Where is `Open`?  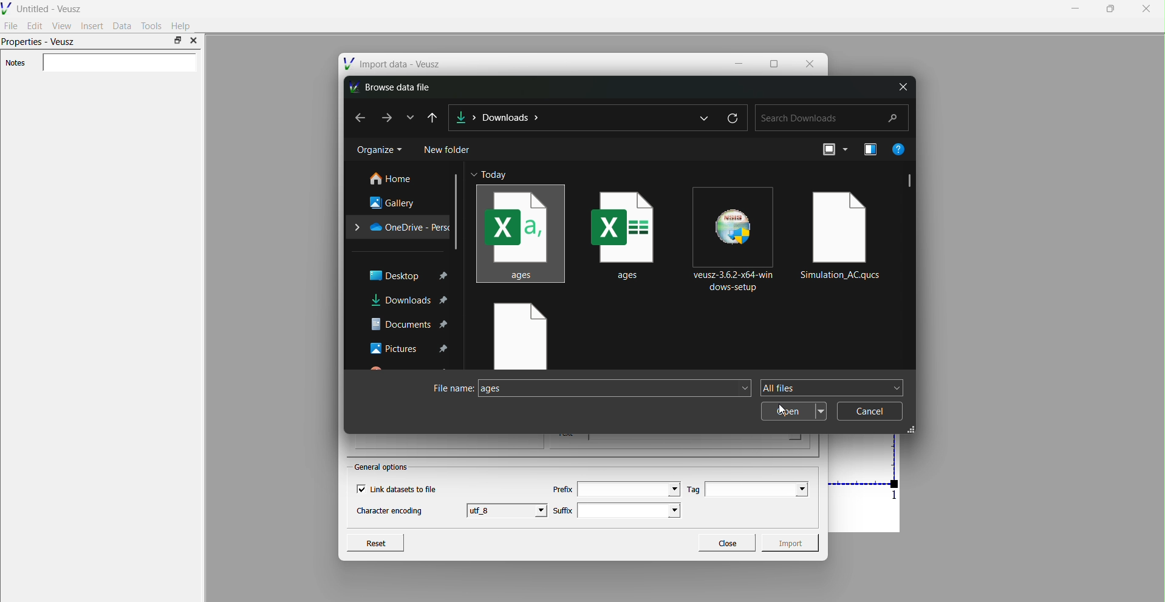 Open is located at coordinates (794, 411).